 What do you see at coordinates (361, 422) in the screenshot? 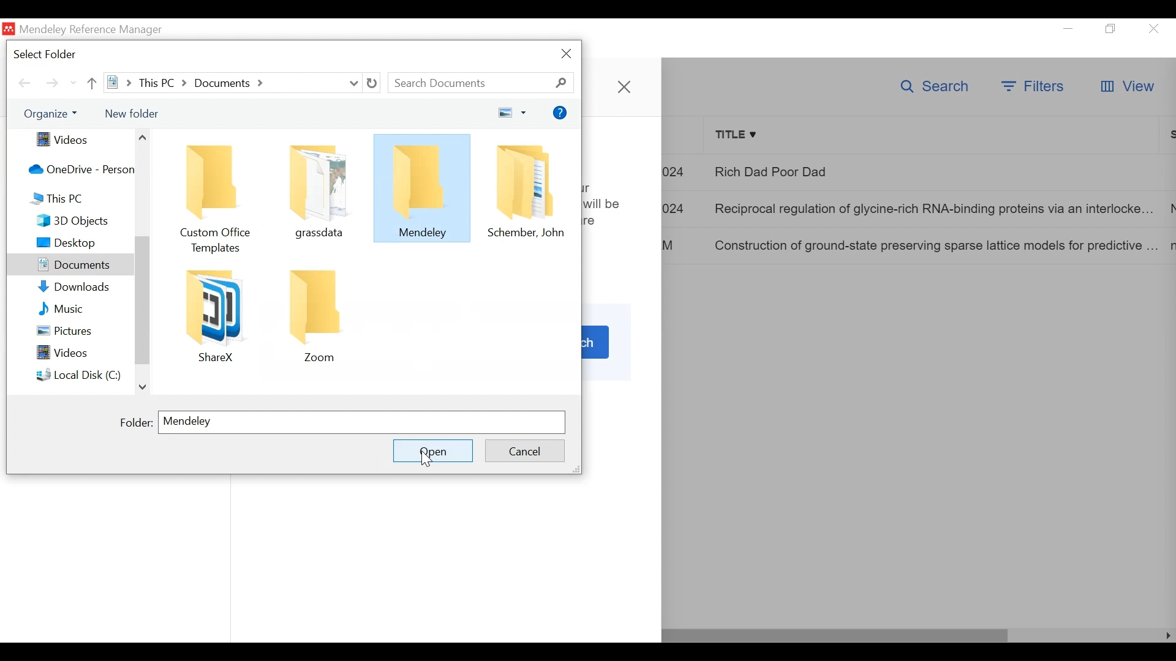
I see `Folder Field` at bounding box center [361, 422].